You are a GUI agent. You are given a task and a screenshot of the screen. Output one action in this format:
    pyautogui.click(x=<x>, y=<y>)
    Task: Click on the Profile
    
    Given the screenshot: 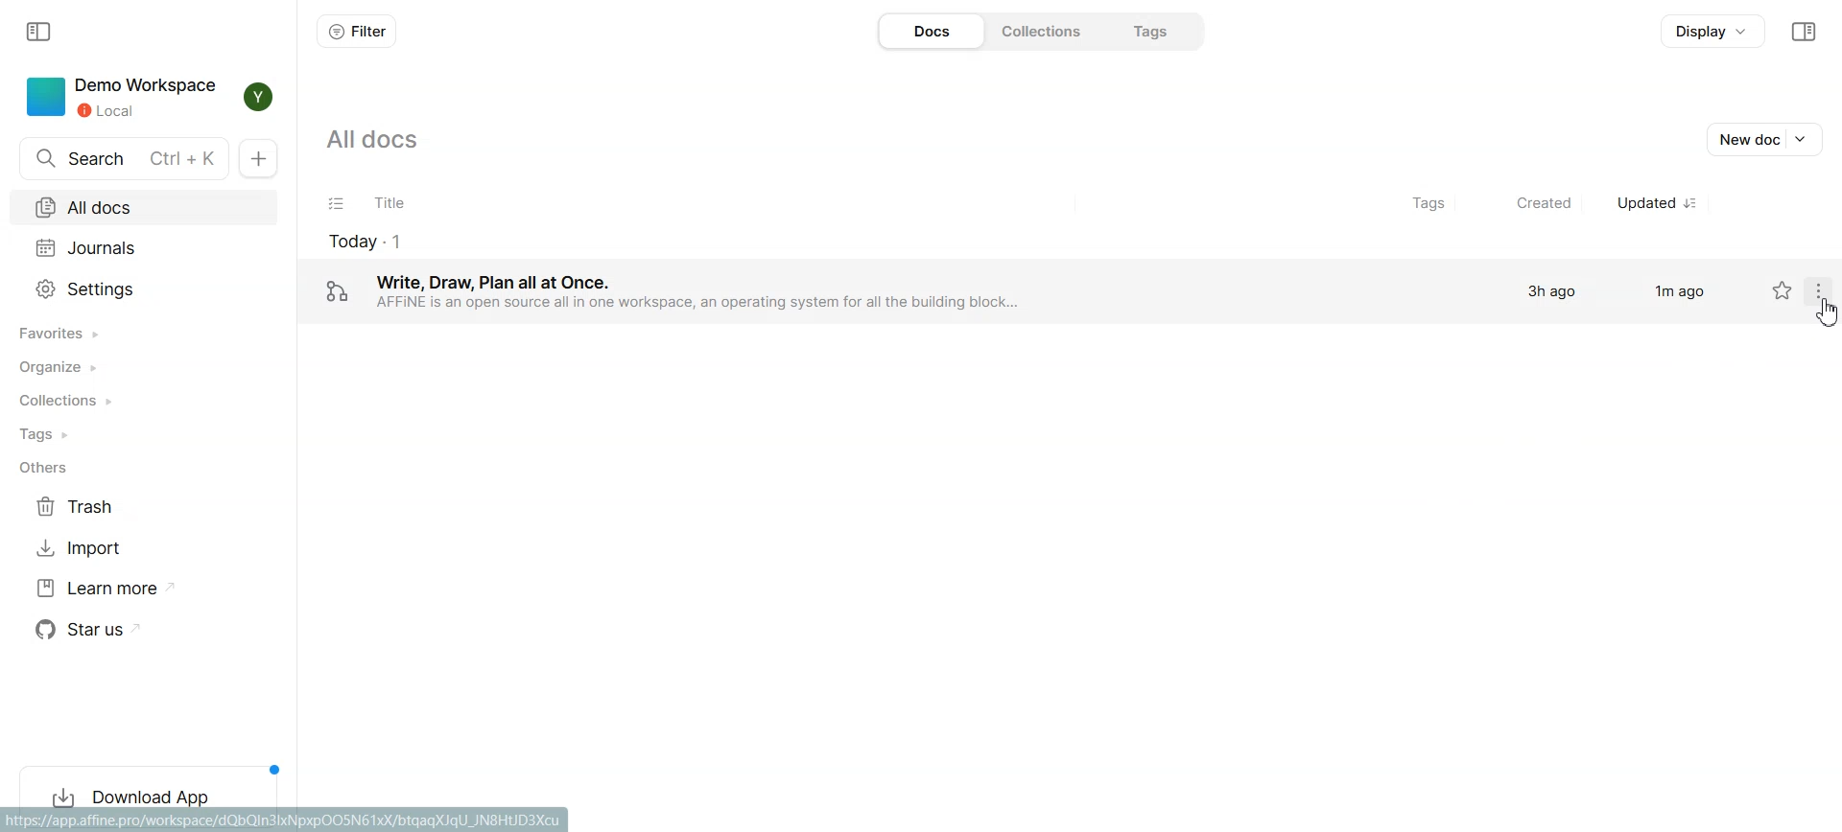 What is the action you would take?
    pyautogui.click(x=257, y=98)
    